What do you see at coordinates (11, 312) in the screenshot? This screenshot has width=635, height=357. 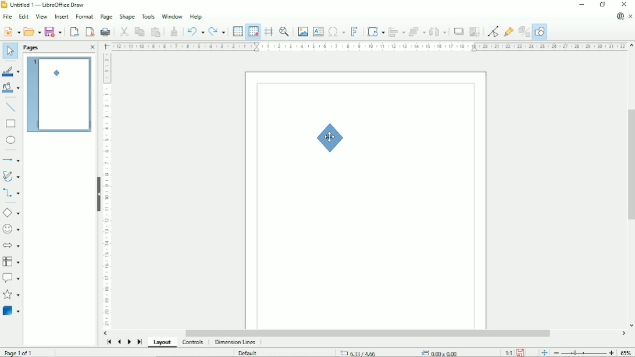 I see `3D objects` at bounding box center [11, 312].